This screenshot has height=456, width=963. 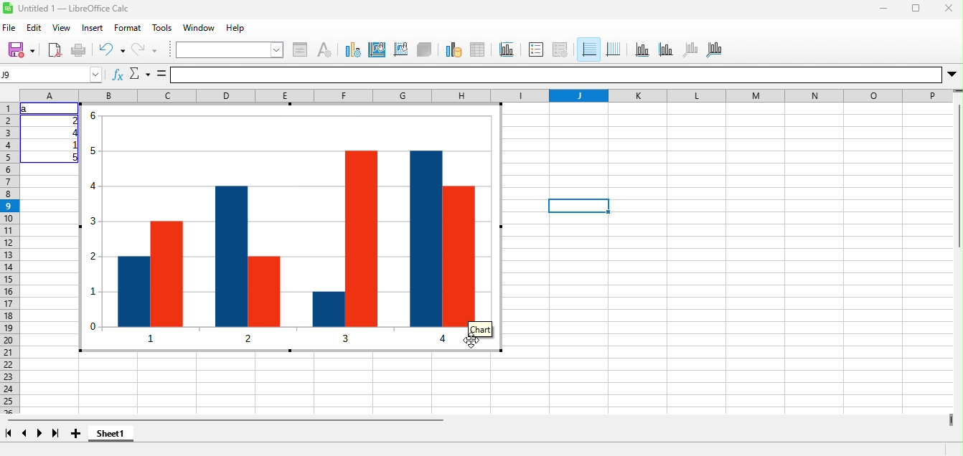 I want to click on character, so click(x=325, y=50).